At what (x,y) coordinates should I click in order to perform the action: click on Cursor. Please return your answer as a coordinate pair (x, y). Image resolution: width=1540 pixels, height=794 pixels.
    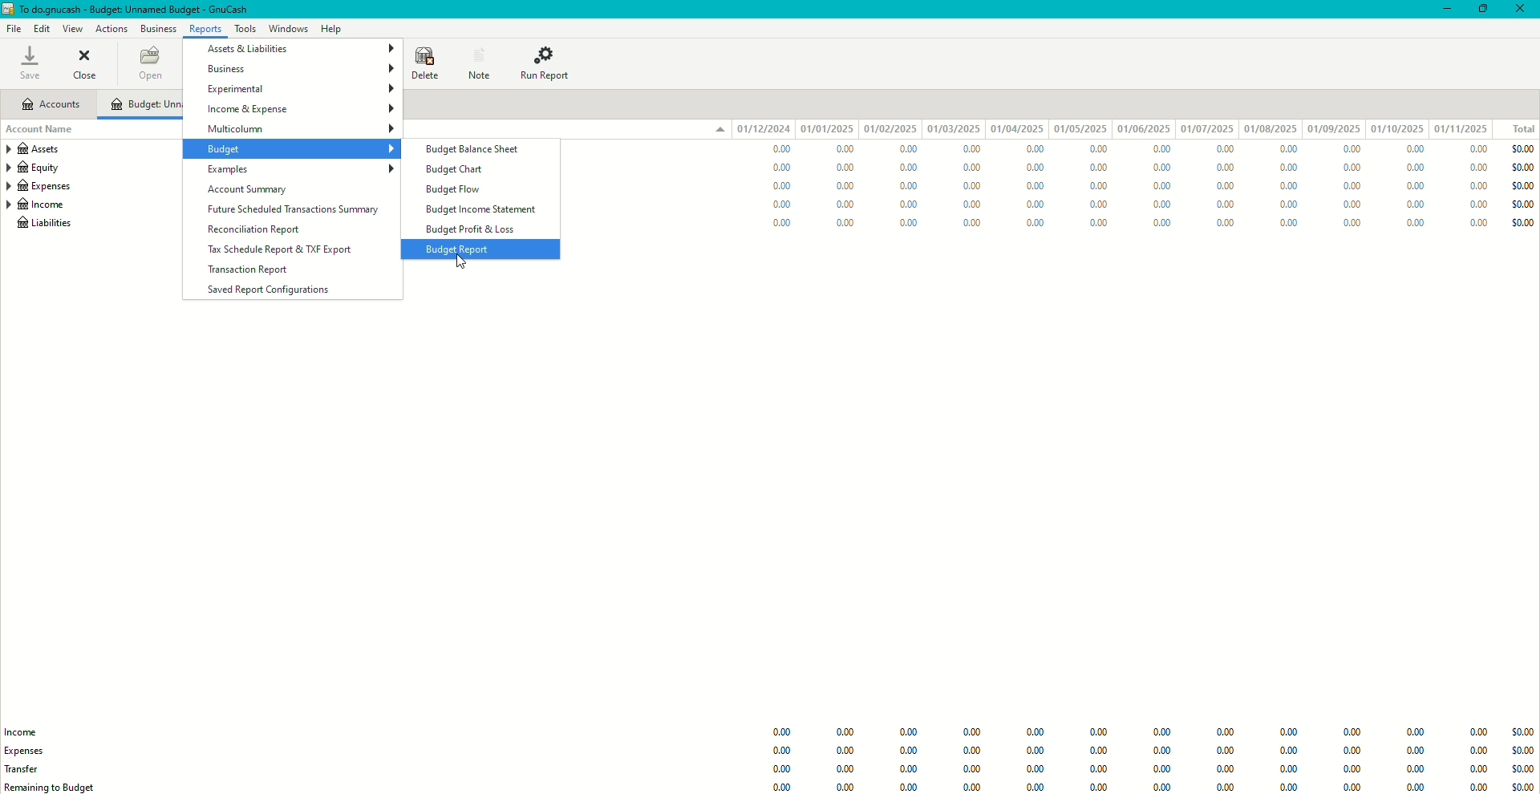
    Looking at the image, I should click on (458, 261).